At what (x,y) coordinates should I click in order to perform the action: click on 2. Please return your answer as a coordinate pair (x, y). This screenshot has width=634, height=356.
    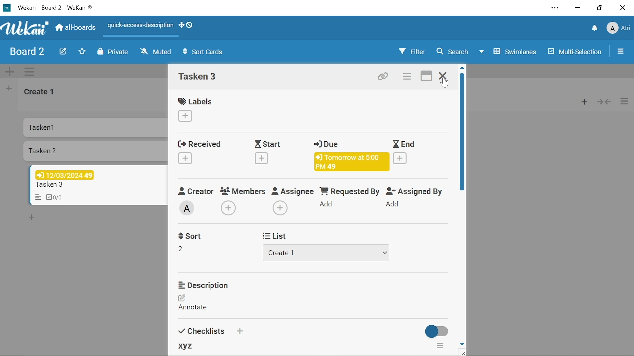
    Looking at the image, I should click on (183, 248).